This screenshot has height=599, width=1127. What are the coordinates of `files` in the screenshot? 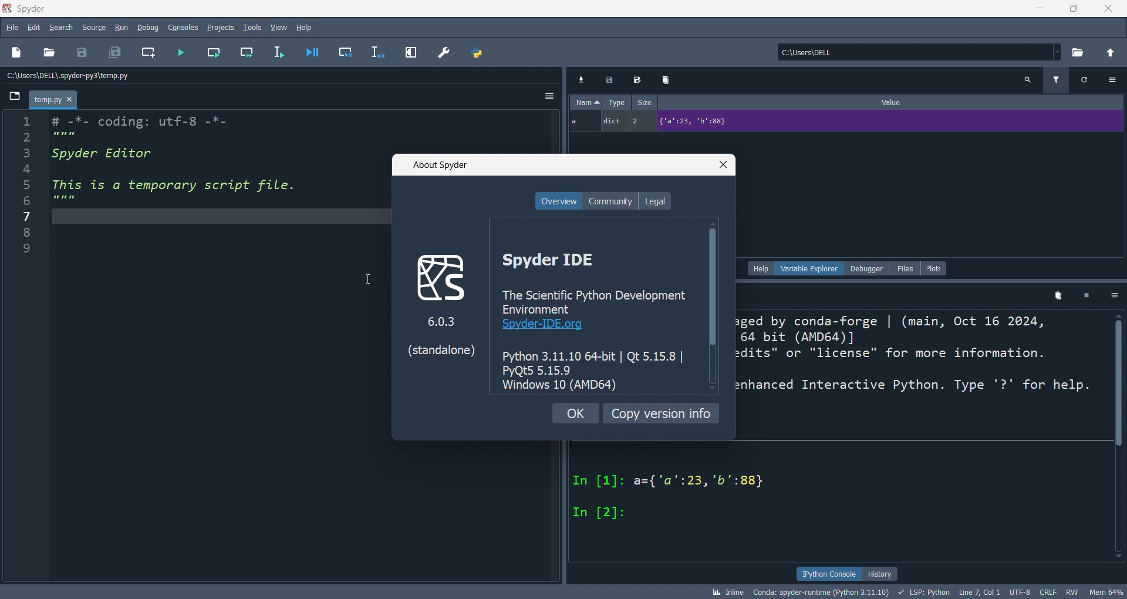 It's located at (905, 268).